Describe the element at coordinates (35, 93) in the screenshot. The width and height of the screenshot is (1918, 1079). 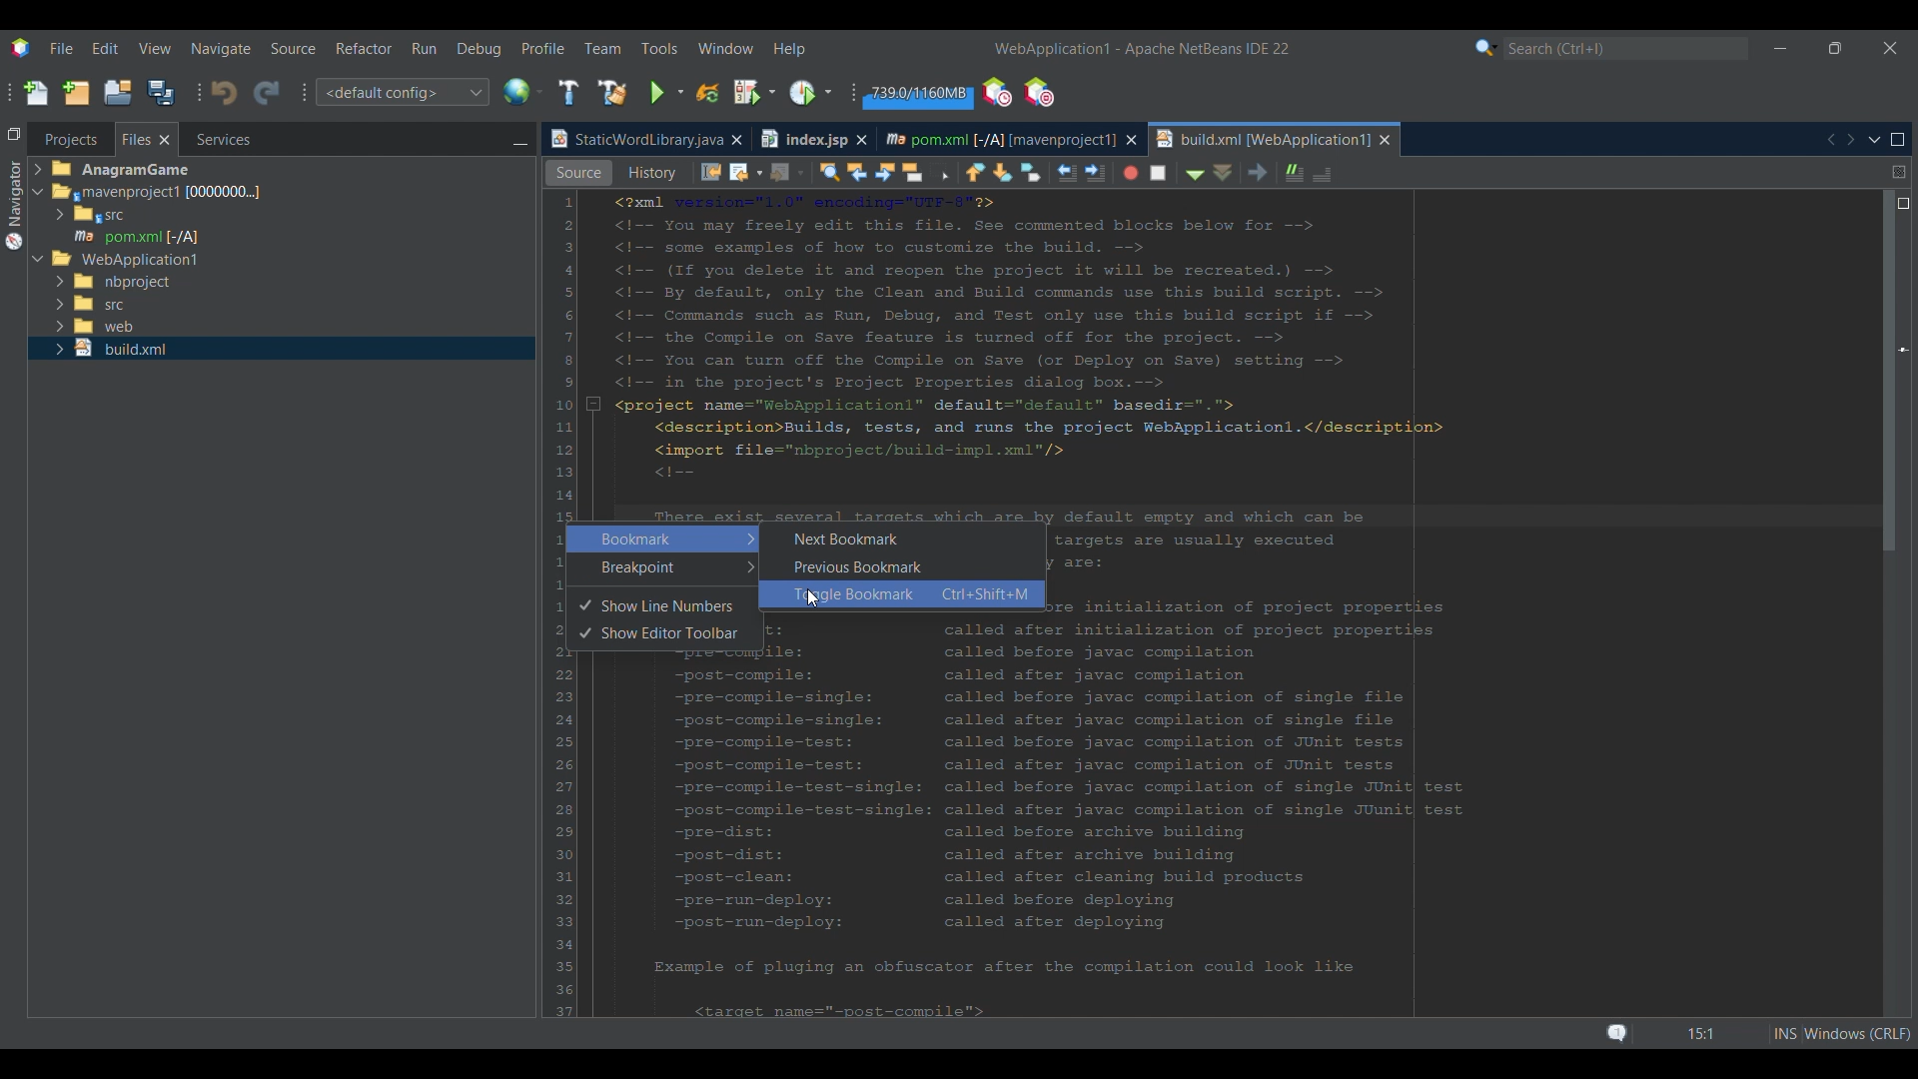
I see `New file` at that location.